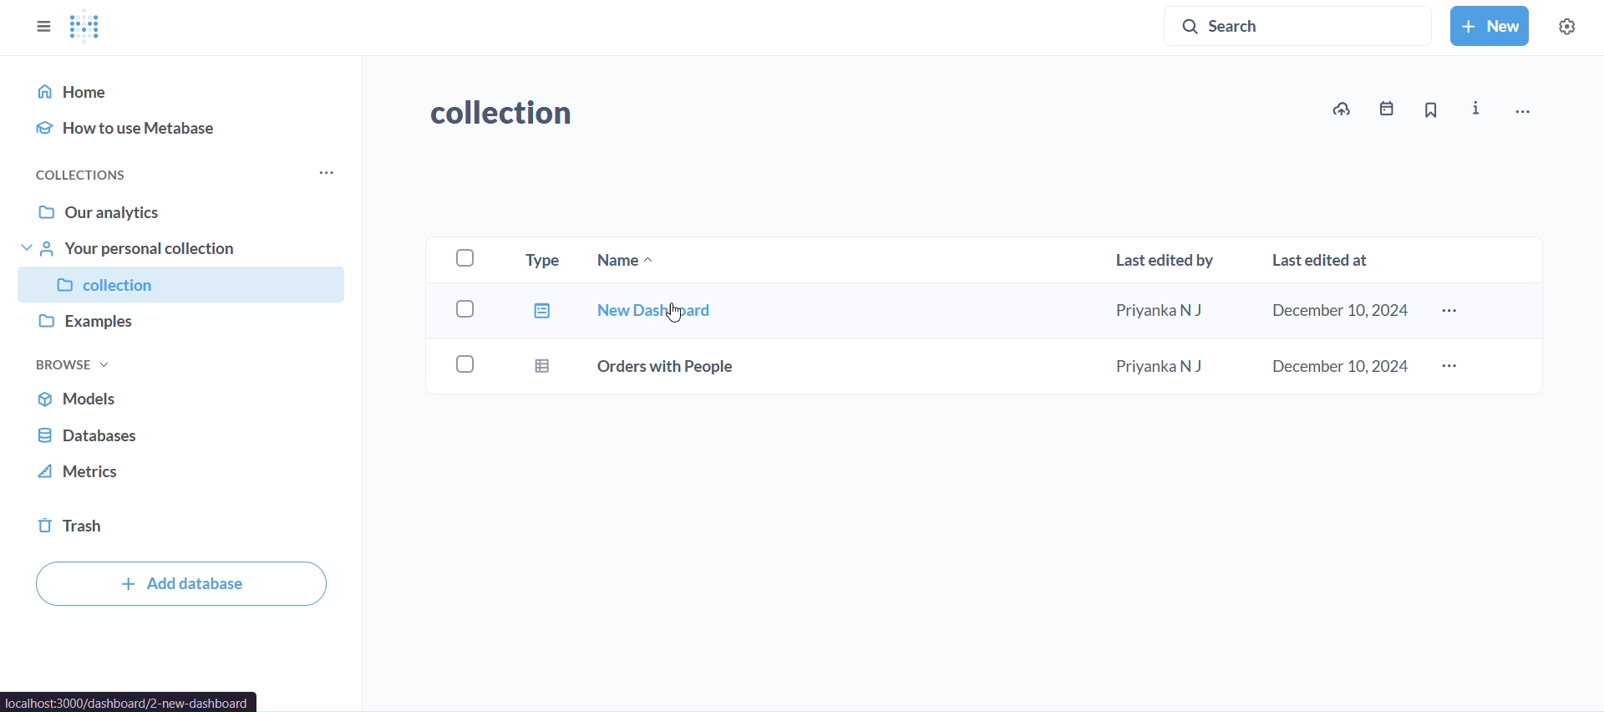 The image size is (1604, 712). I want to click on checkboxes, so click(459, 316).